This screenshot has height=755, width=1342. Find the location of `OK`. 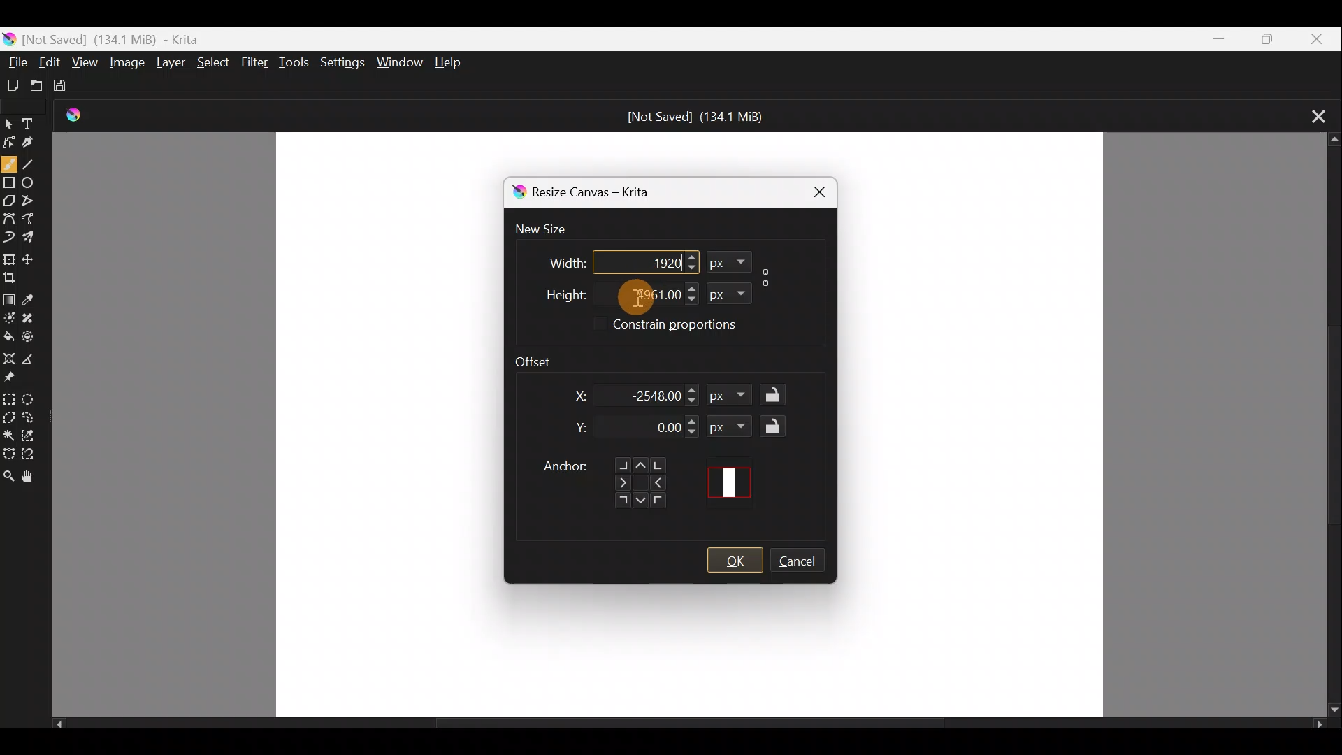

OK is located at coordinates (735, 561).